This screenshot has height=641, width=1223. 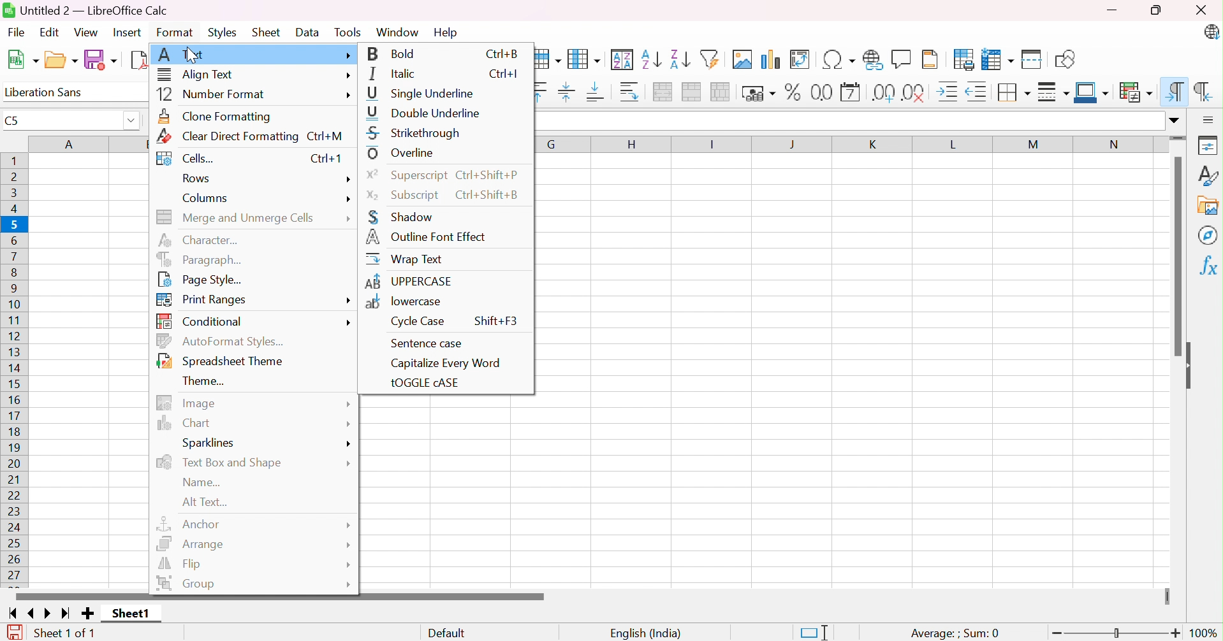 I want to click on More, so click(x=352, y=584).